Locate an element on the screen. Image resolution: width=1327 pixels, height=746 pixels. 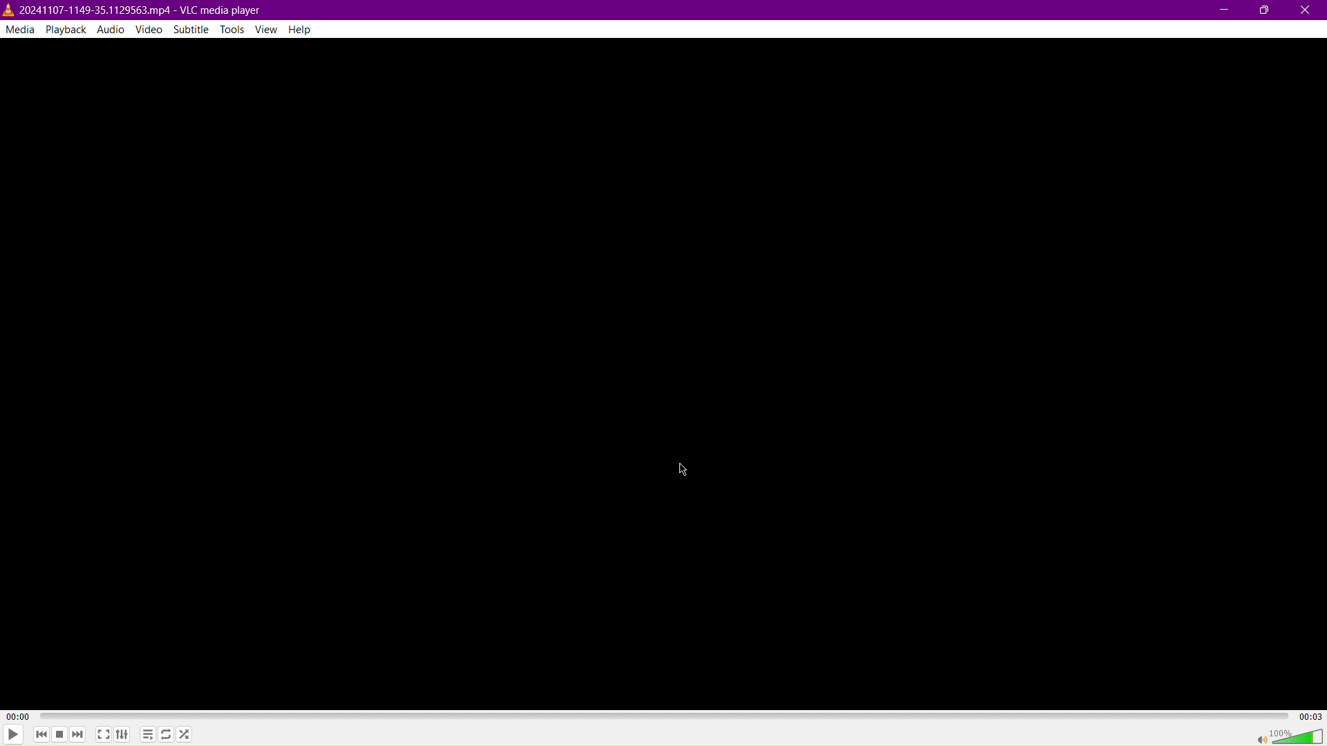
Minimize is located at coordinates (1225, 10).